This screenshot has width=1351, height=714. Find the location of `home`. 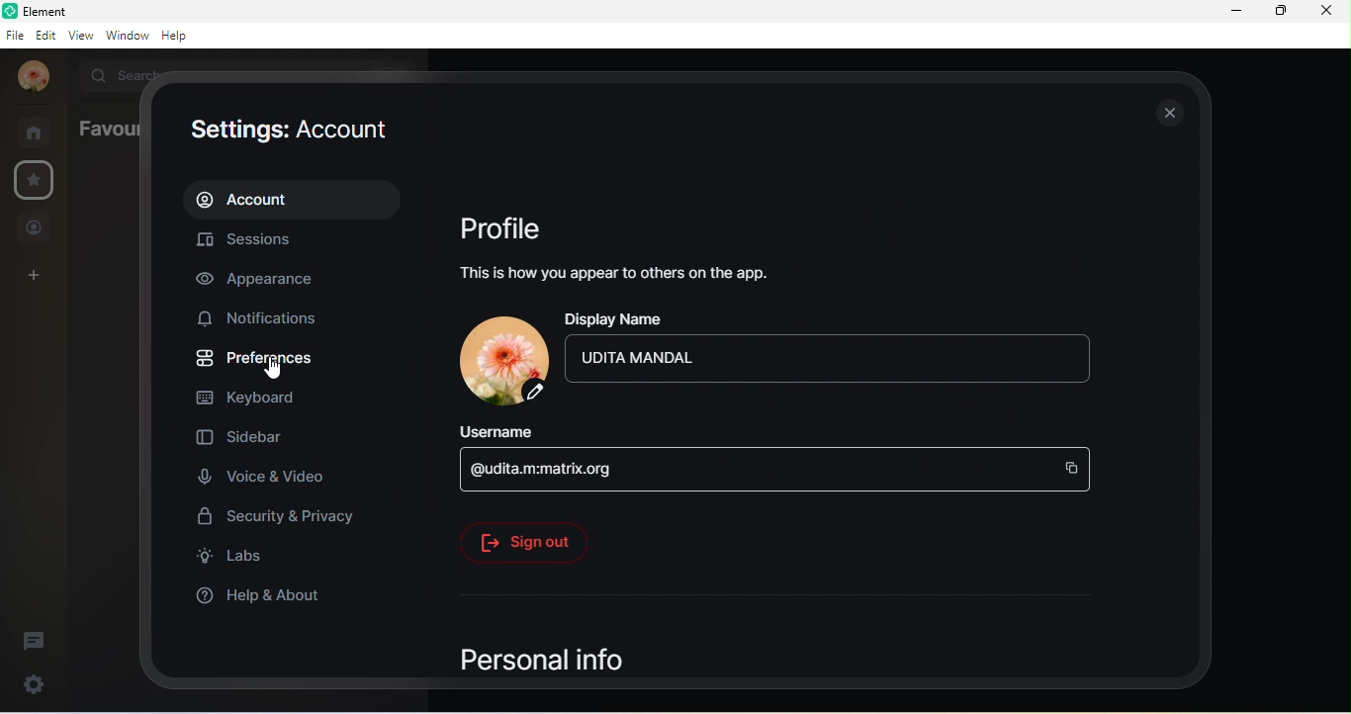

home is located at coordinates (36, 132).